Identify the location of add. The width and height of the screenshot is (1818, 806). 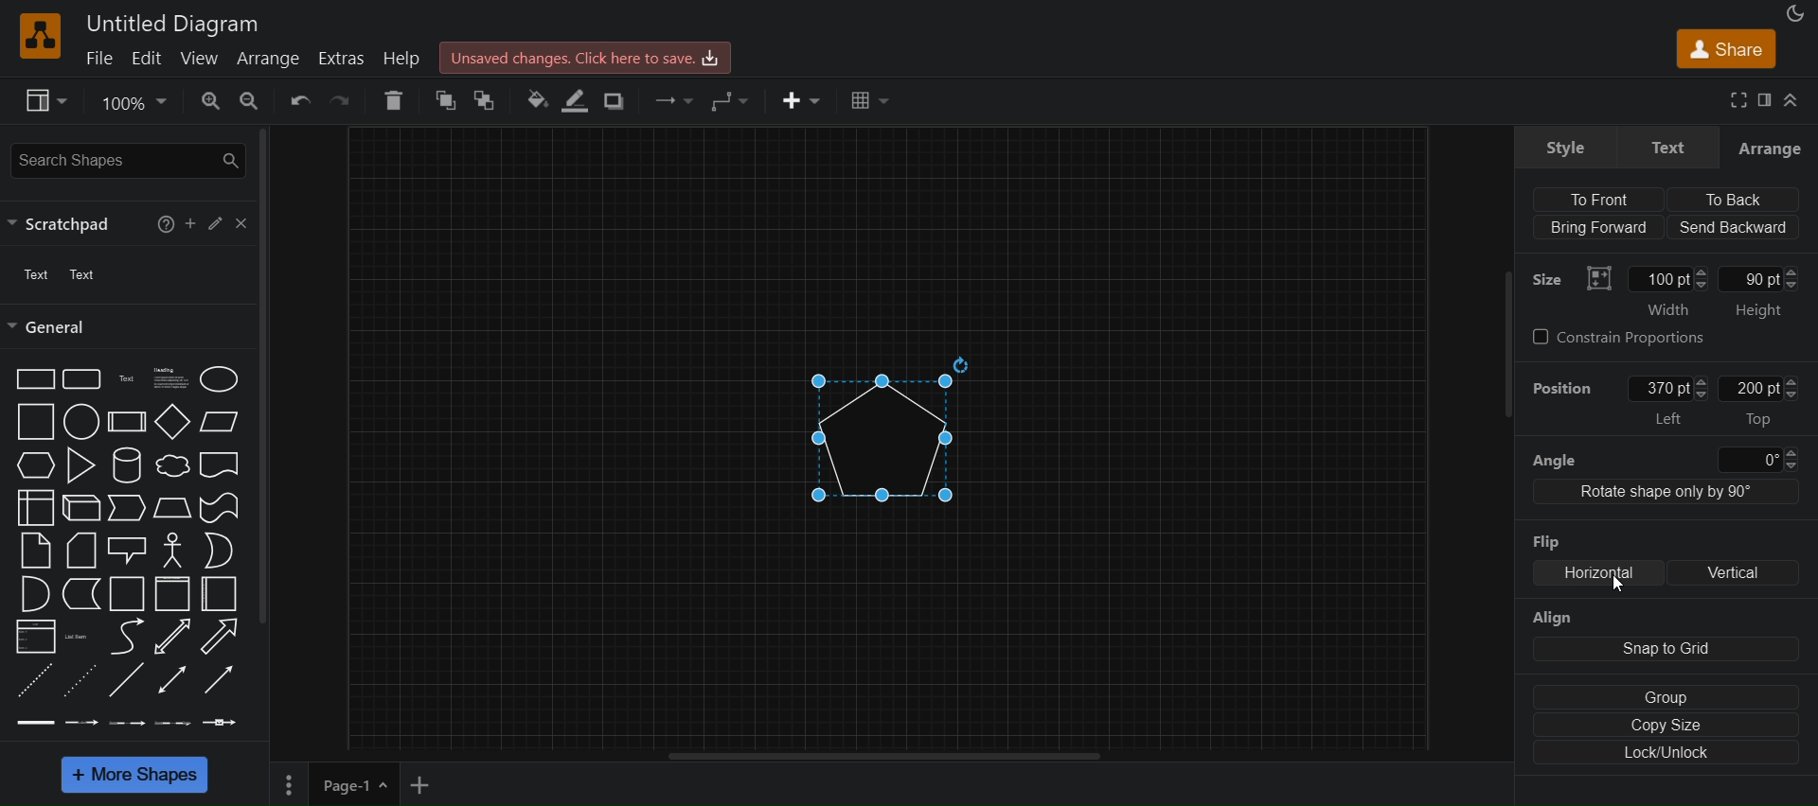
(190, 223).